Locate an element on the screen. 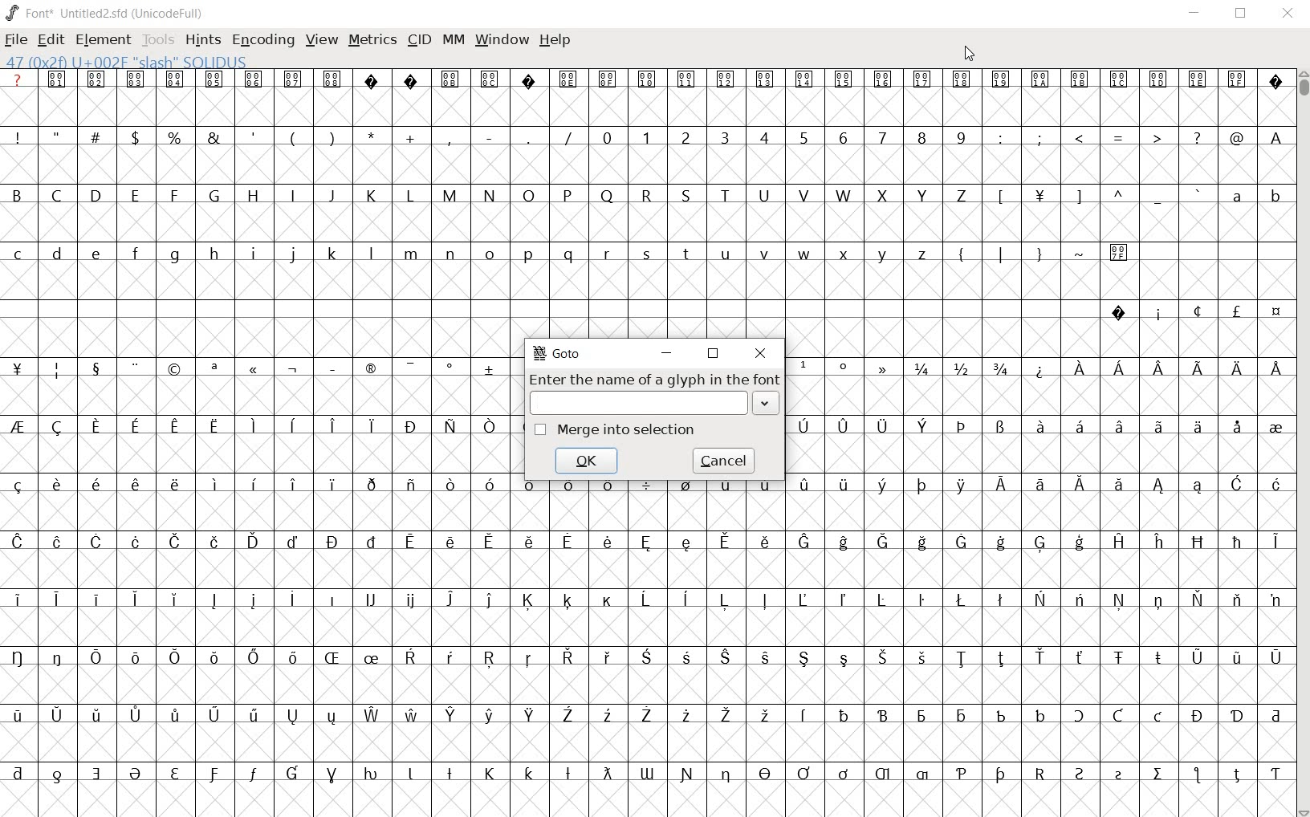  empty cells is located at coordinates (1037, 336).